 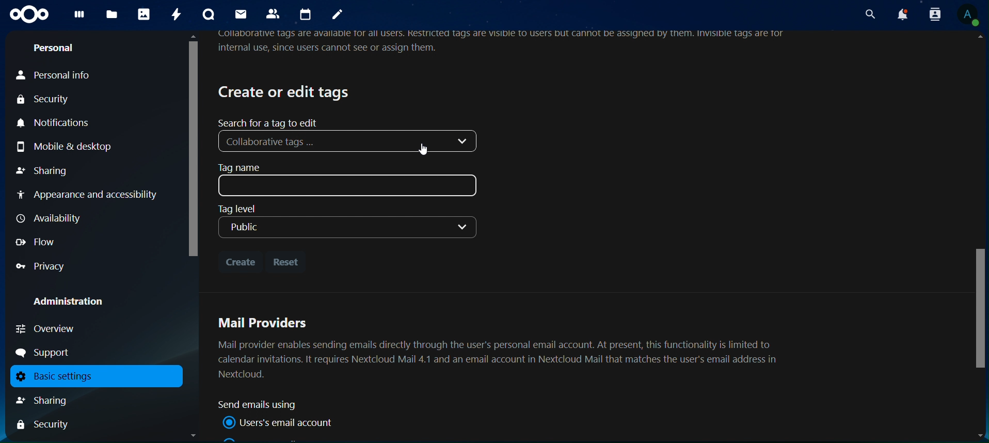 I want to click on overview, so click(x=46, y=328).